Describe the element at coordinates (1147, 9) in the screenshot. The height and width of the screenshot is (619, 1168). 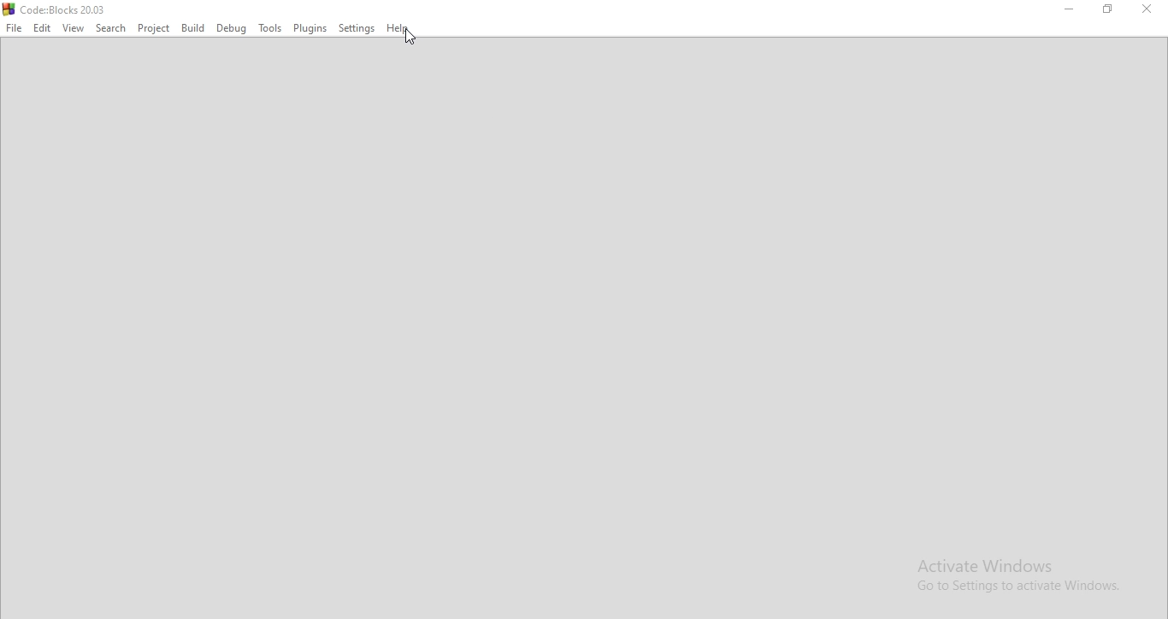
I see `Close` at that location.